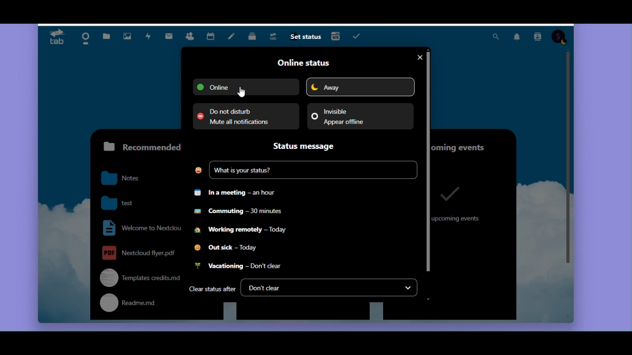  Describe the element at coordinates (190, 35) in the screenshot. I see `Contacts` at that location.